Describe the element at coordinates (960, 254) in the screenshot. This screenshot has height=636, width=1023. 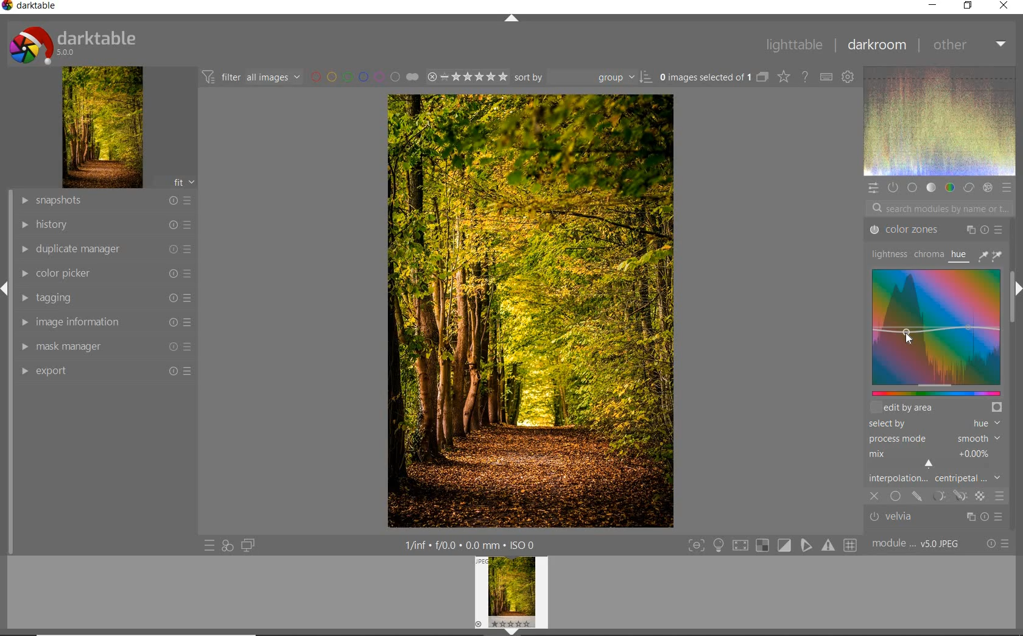
I see `hue` at that location.